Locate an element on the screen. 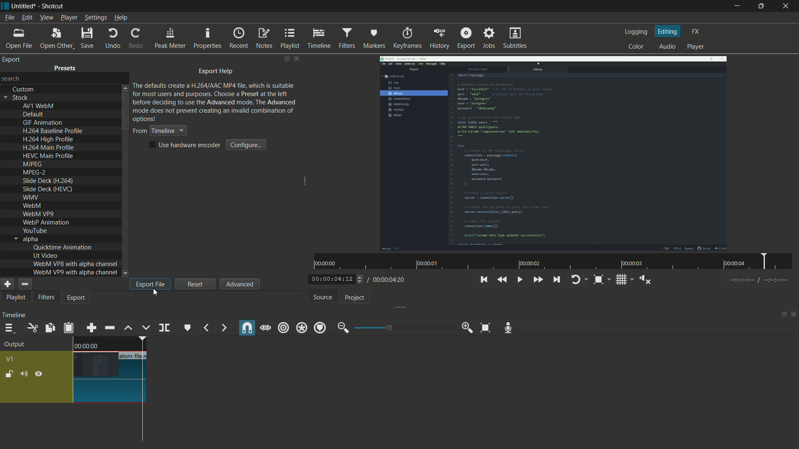 The image size is (799, 449). app icon is located at coordinates (5, 5).